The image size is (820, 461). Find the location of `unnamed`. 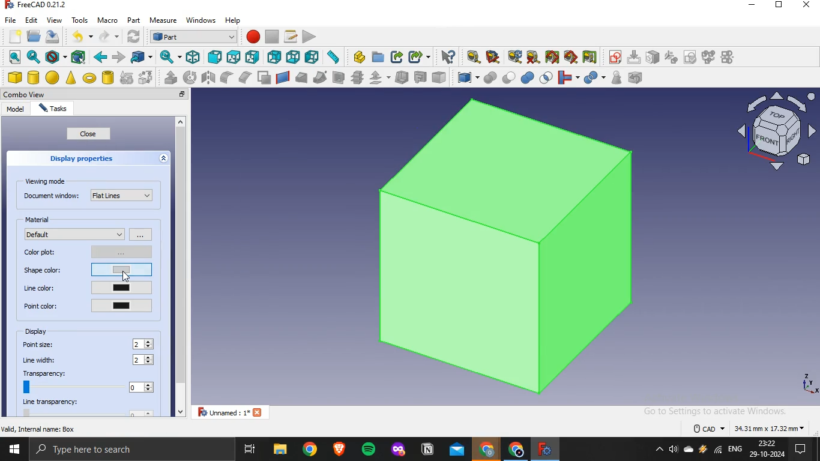

unnamed is located at coordinates (234, 412).